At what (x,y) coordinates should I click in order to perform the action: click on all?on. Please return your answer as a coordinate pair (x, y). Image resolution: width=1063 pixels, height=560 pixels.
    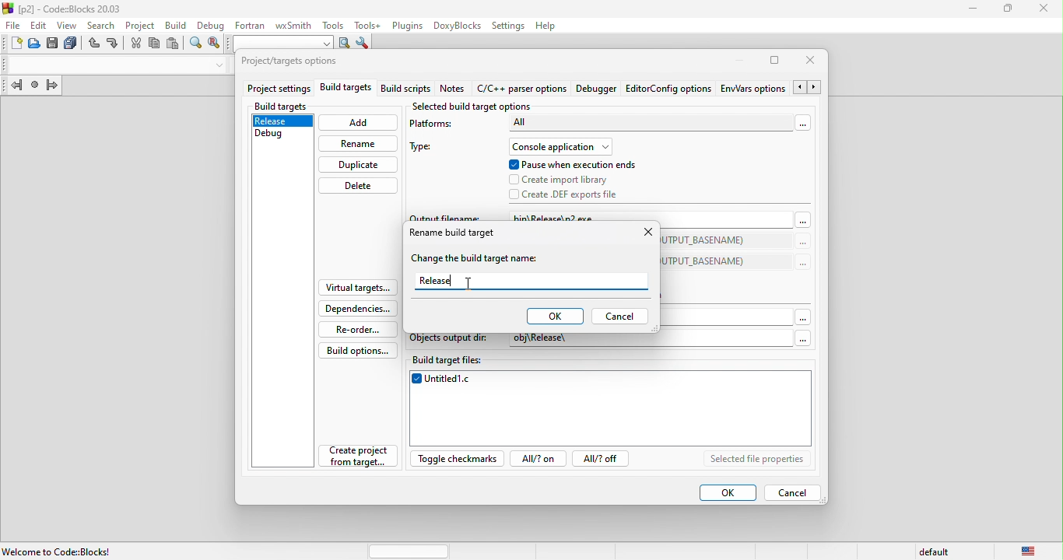
    Looking at the image, I should click on (540, 459).